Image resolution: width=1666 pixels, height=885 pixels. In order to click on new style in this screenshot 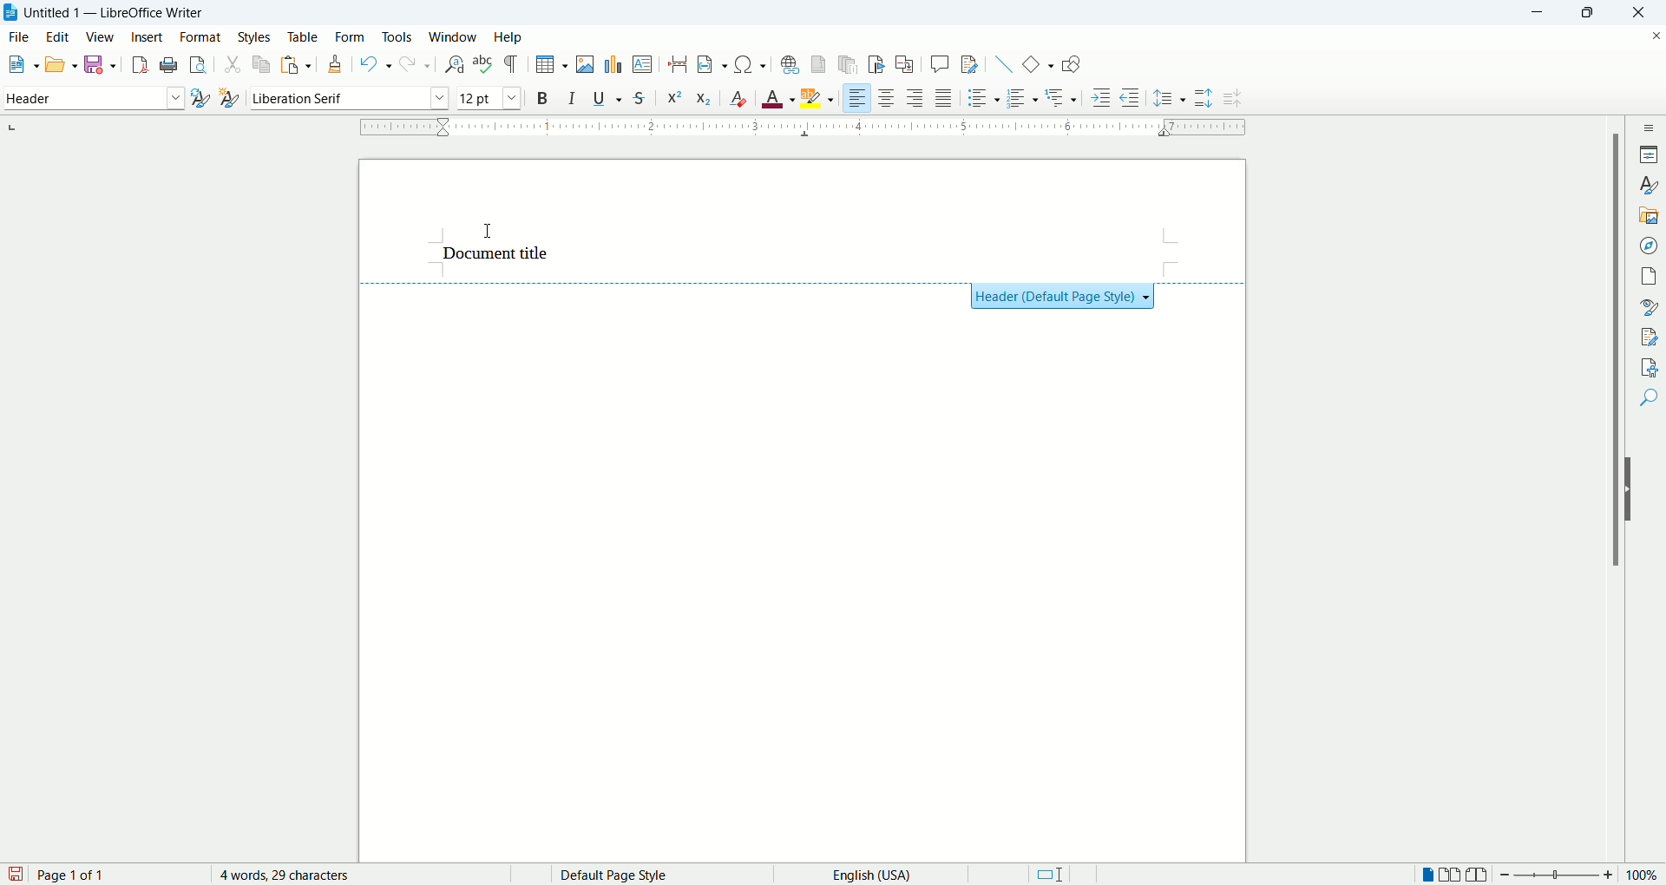, I will do `click(231, 101)`.